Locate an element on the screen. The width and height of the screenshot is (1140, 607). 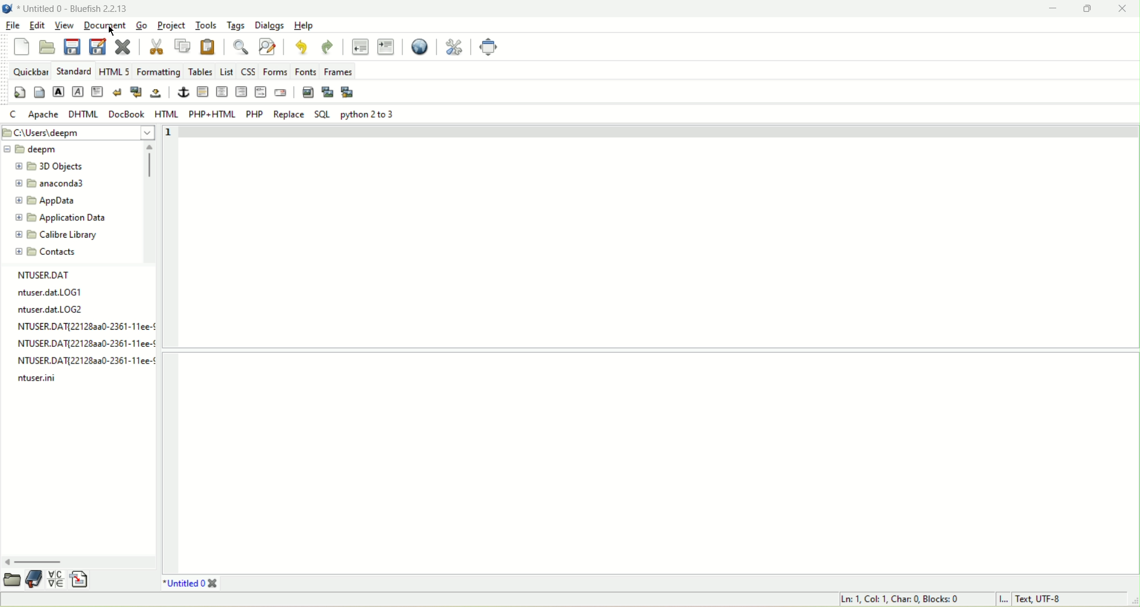
close is located at coordinates (1122, 8).